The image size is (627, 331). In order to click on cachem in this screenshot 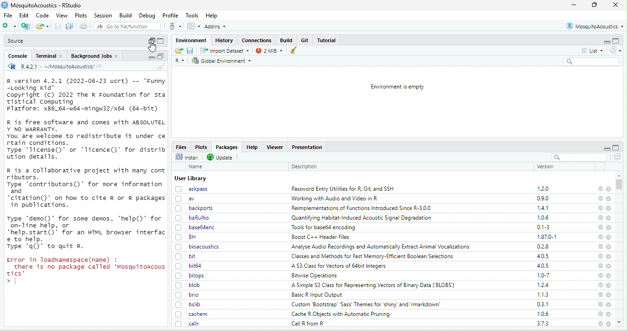, I will do `click(191, 314)`.